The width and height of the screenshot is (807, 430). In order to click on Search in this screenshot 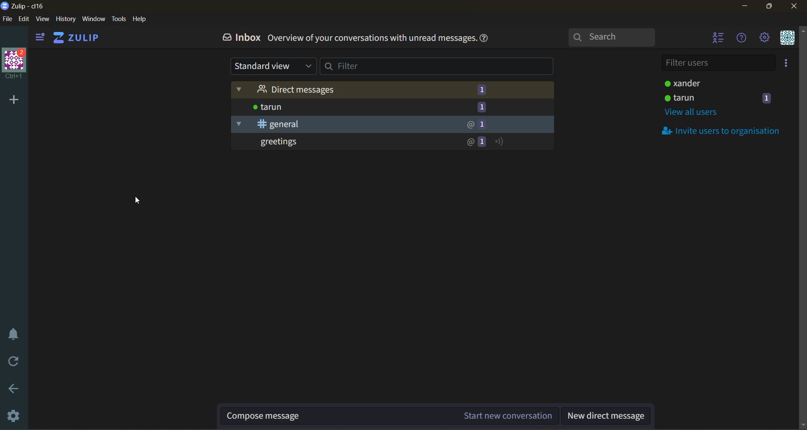, I will do `click(611, 37)`.